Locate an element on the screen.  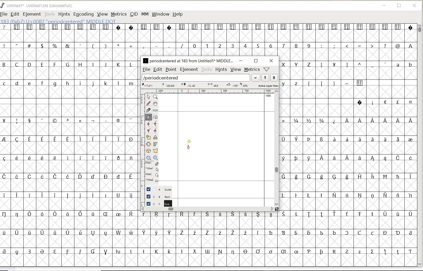
expand is located at coordinates (256, 77).